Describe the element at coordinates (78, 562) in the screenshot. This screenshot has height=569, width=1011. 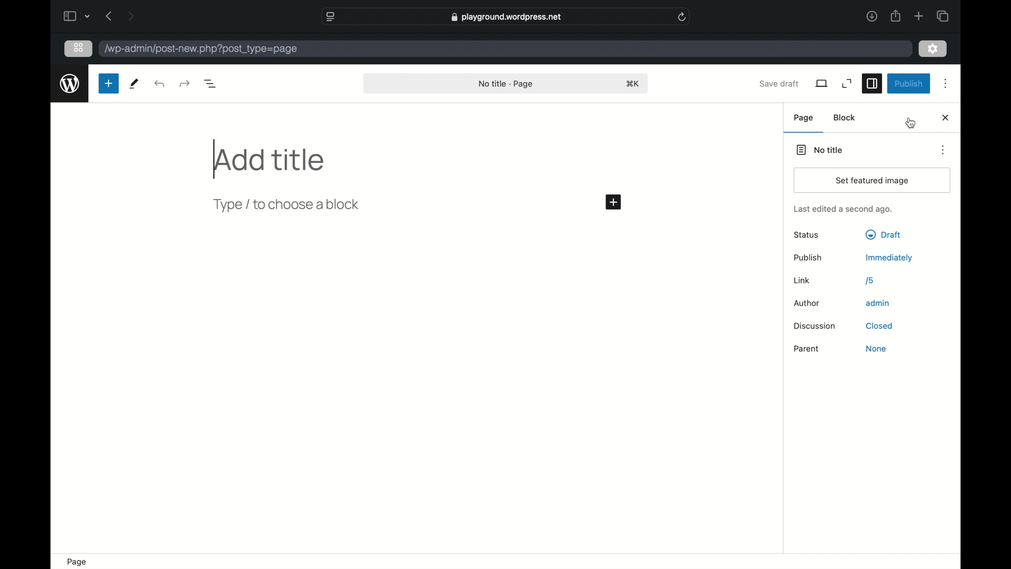
I see `page` at that location.